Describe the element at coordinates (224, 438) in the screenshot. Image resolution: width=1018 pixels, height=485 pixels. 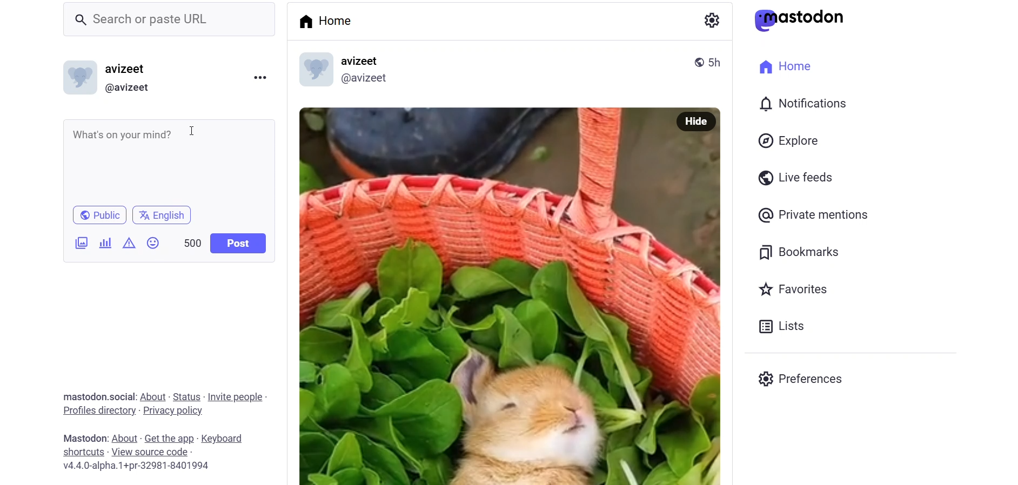
I see `keyboard` at that location.